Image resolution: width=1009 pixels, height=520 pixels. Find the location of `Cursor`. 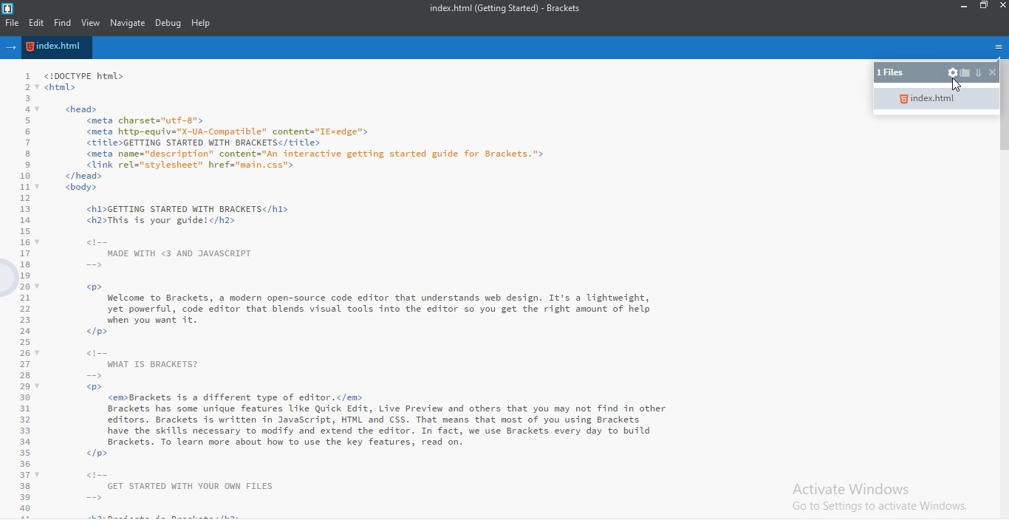

Cursor is located at coordinates (958, 85).